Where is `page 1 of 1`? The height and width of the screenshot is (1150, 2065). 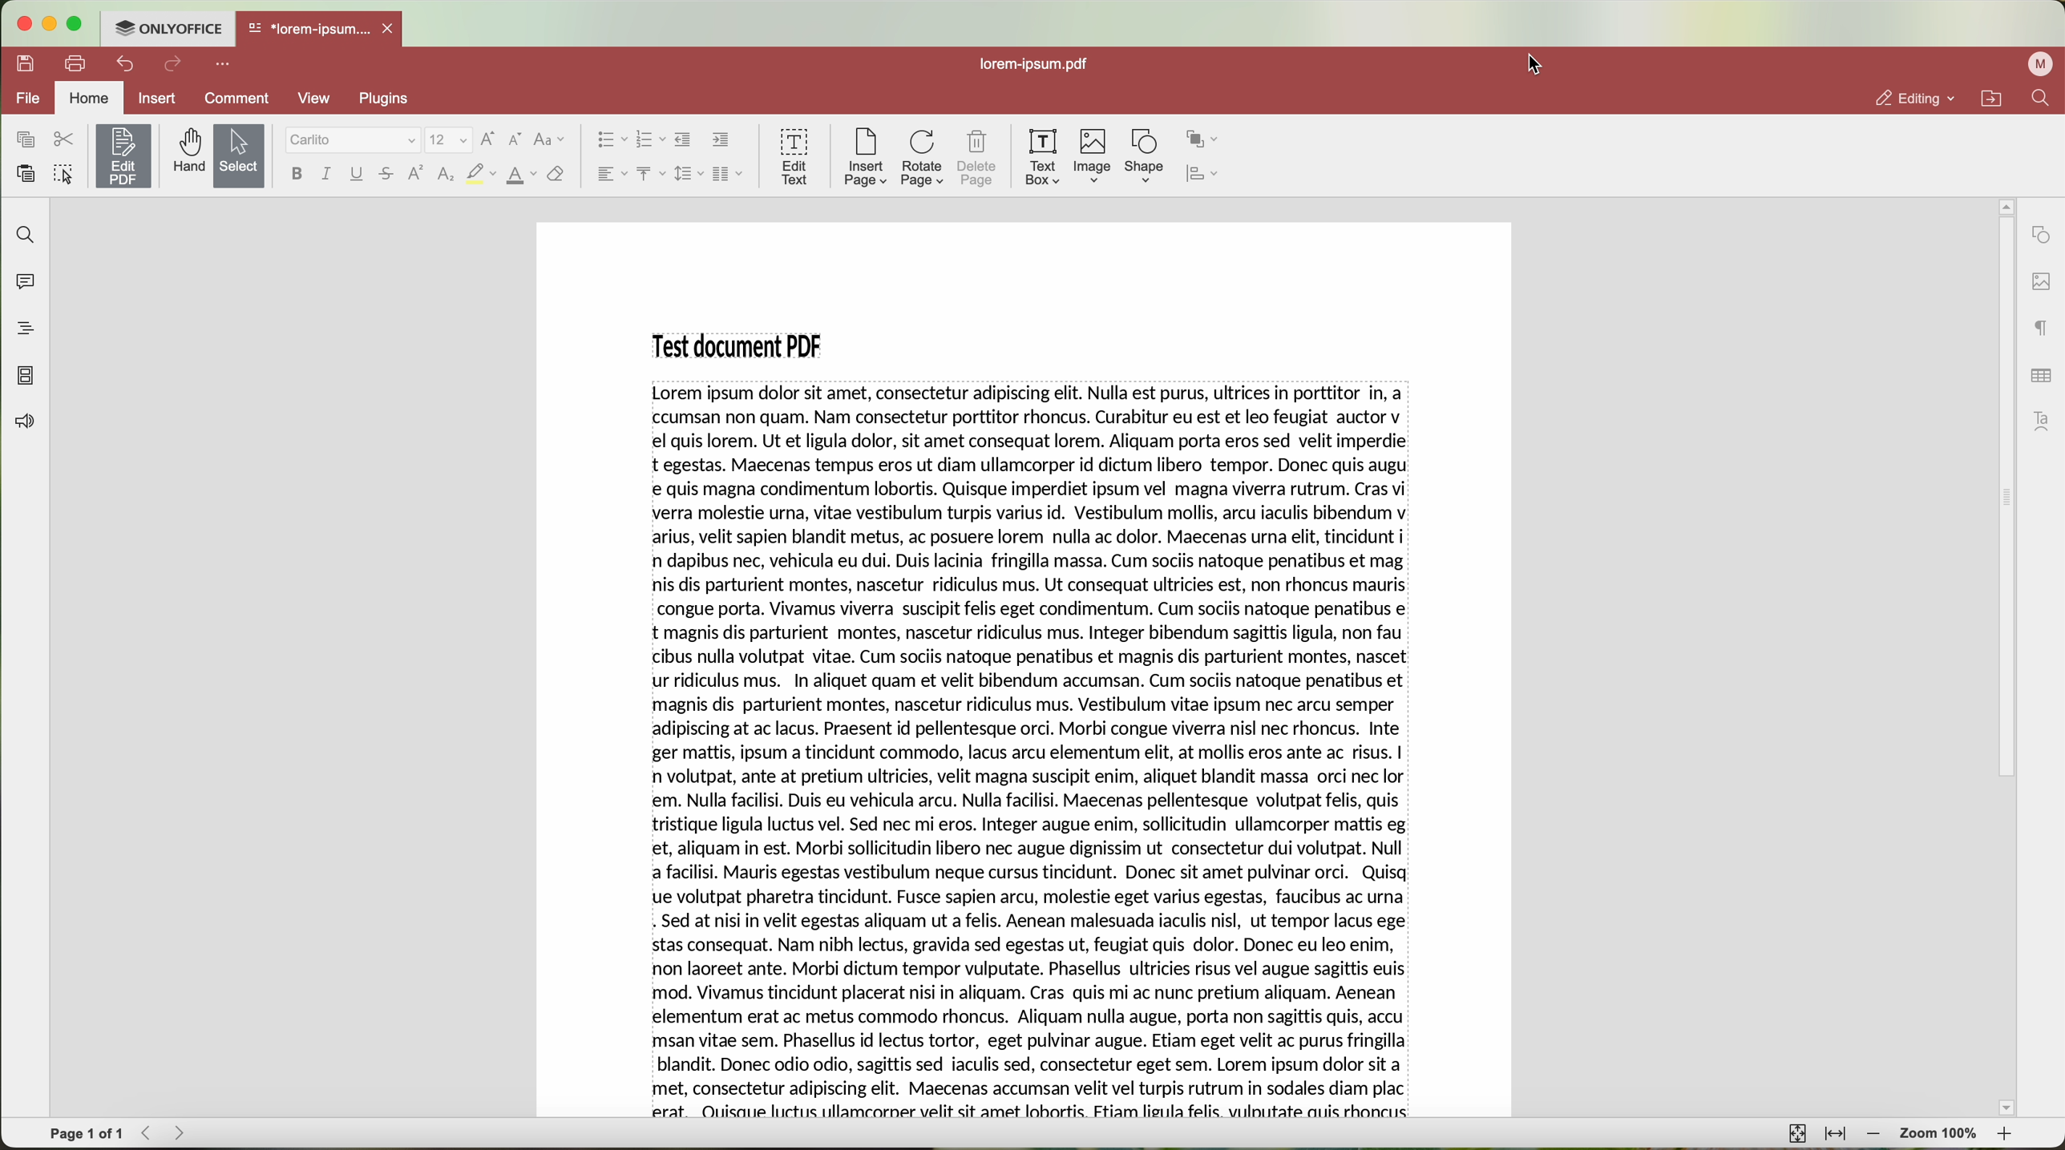 page 1 of 1 is located at coordinates (87, 1135).